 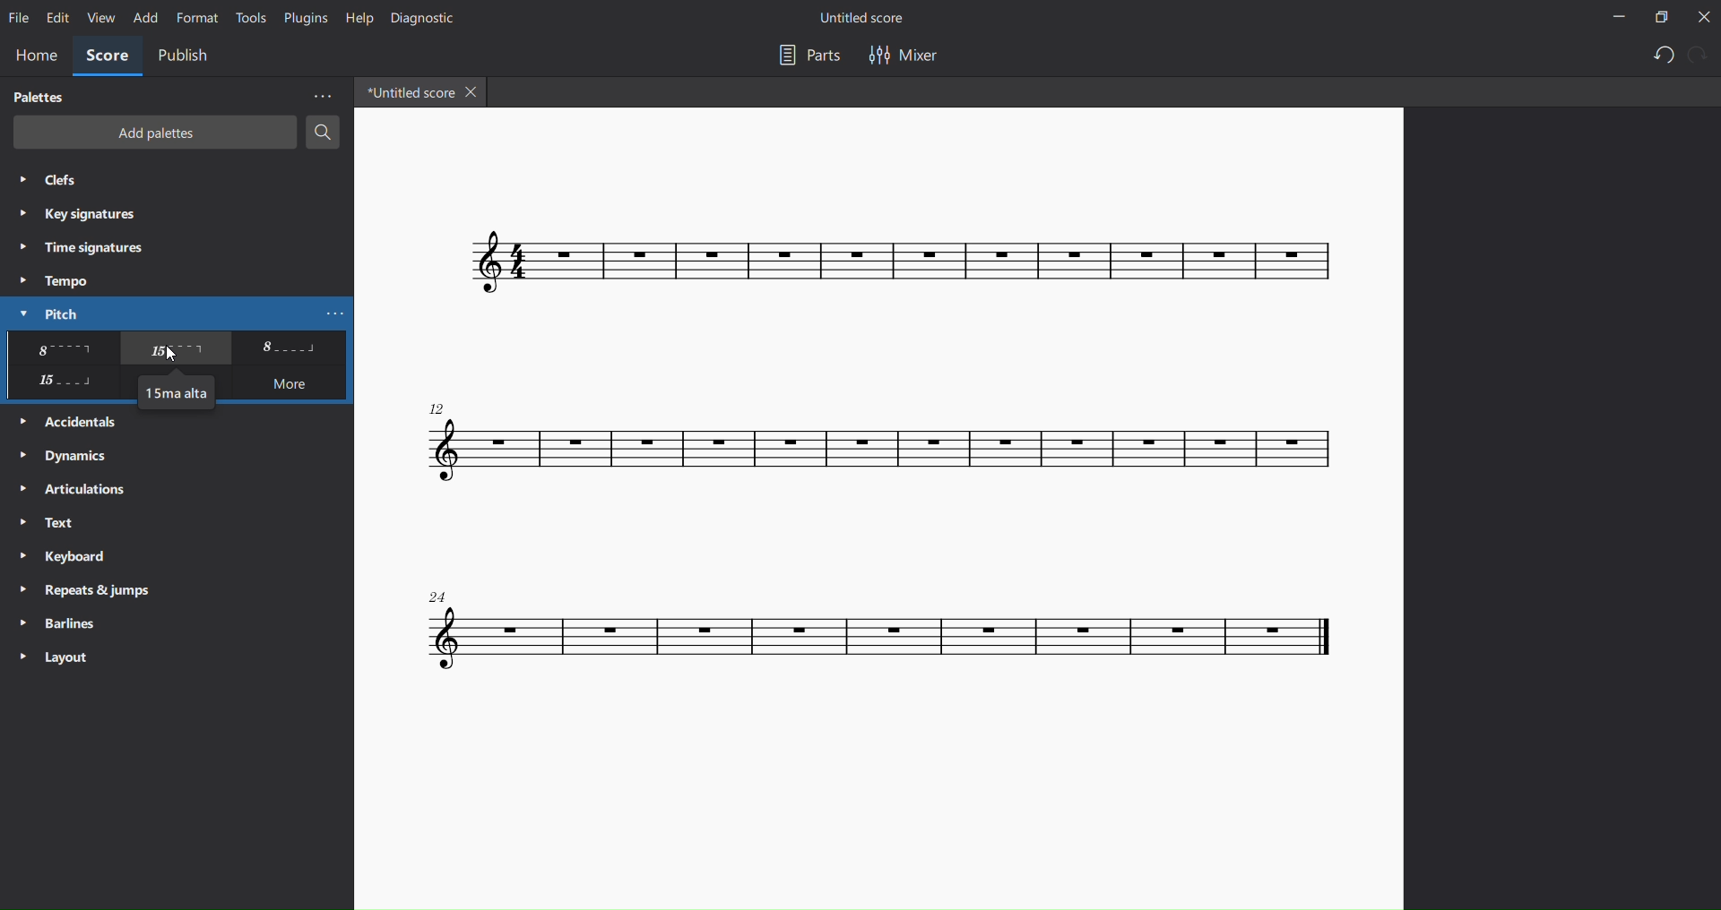 What do you see at coordinates (909, 57) in the screenshot?
I see `mixer` at bounding box center [909, 57].